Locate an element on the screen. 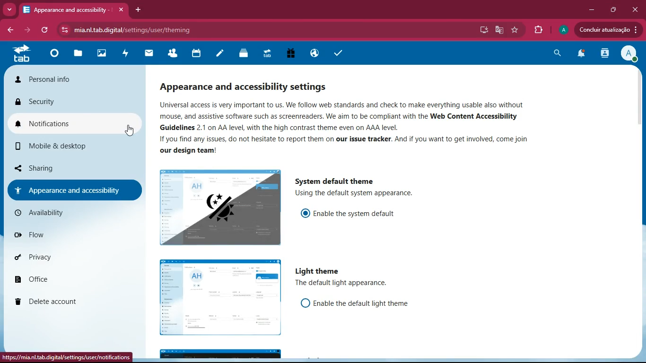  friends is located at coordinates (175, 54).